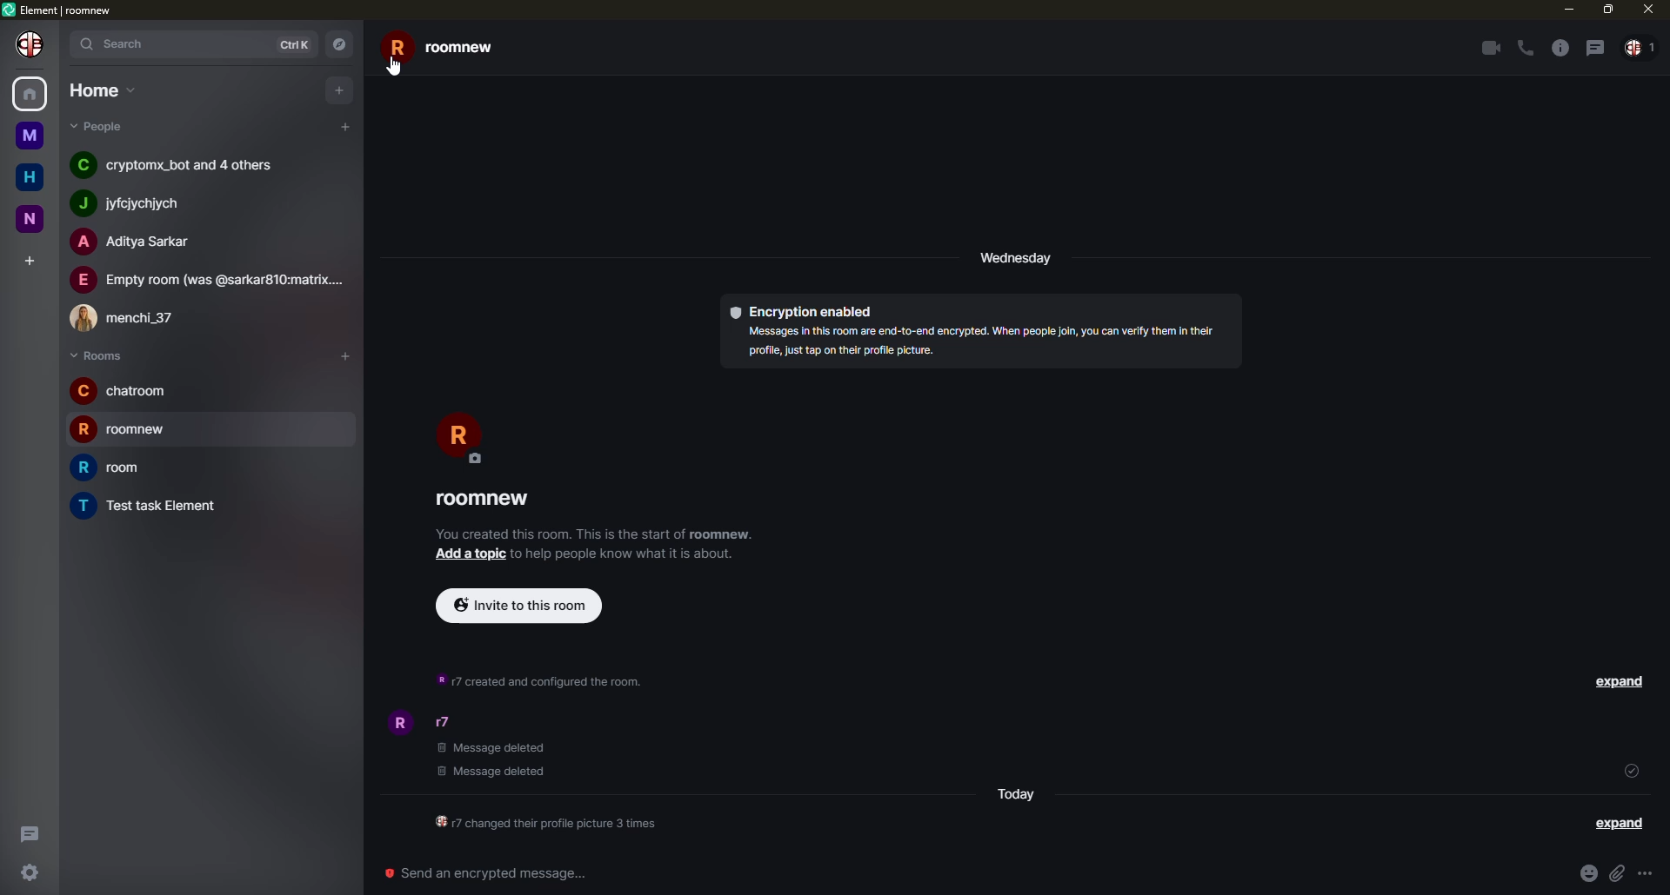 The height and width of the screenshot is (895, 1670). Describe the element at coordinates (133, 432) in the screenshot. I see `room` at that location.